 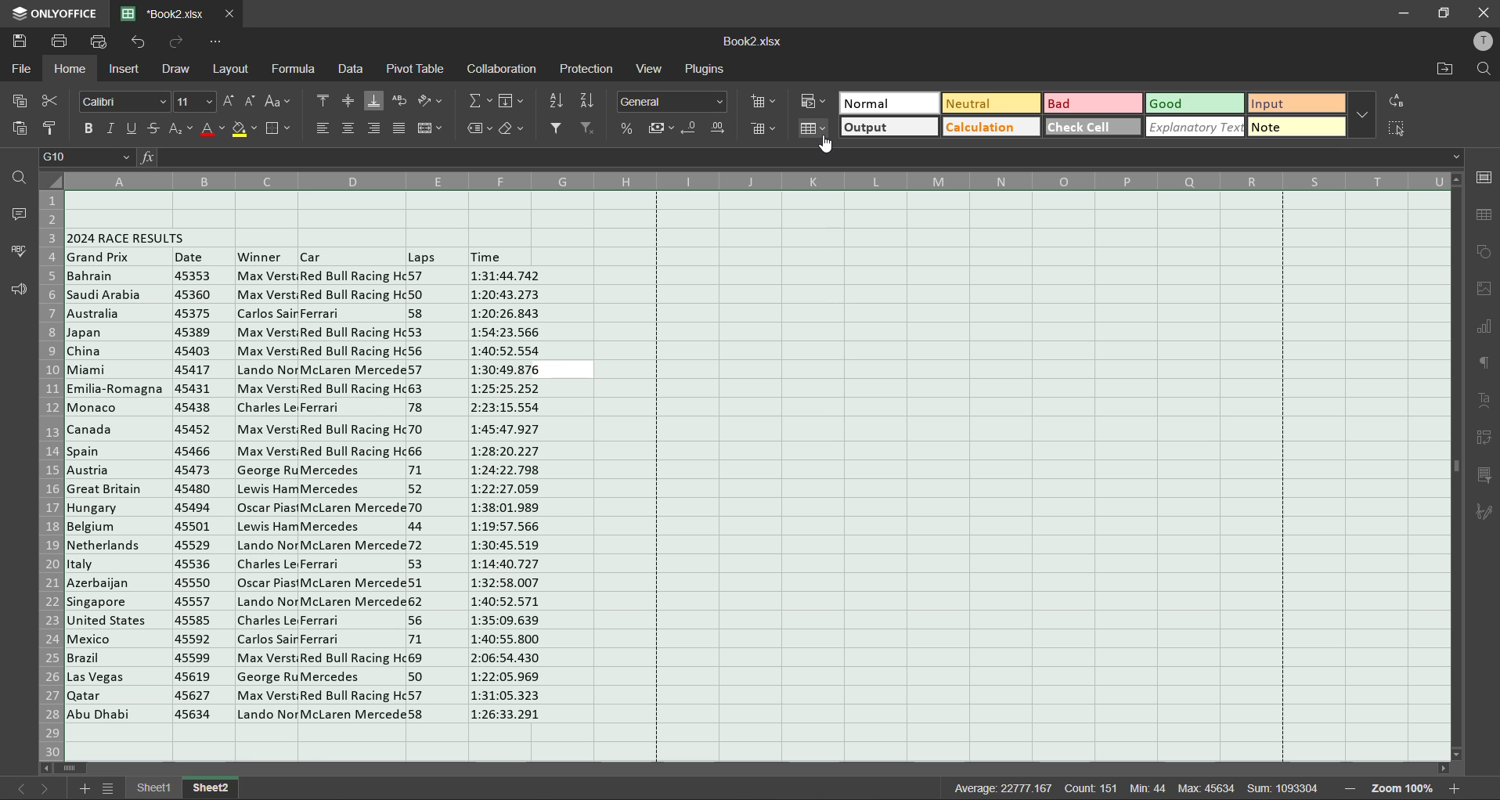 I want to click on zoom in, so click(x=1453, y=787).